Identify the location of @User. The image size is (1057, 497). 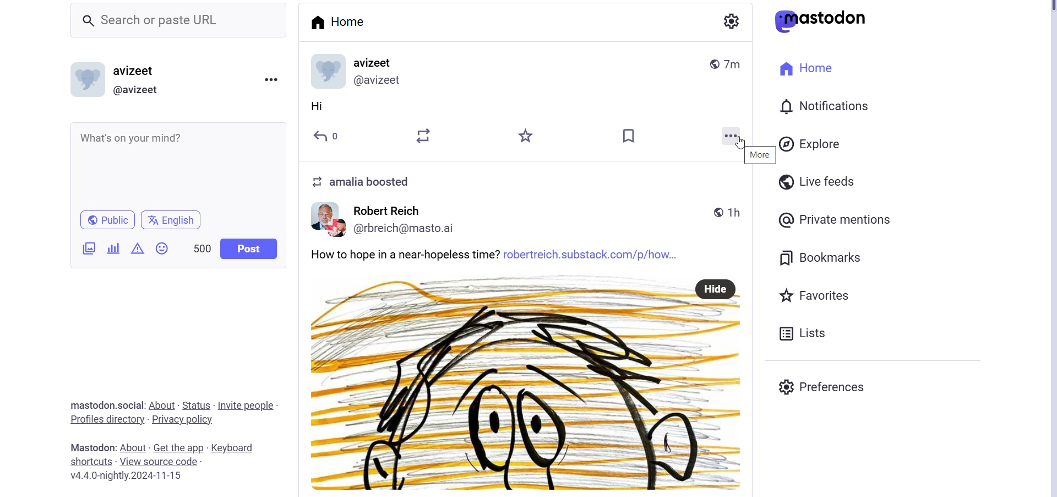
(141, 90).